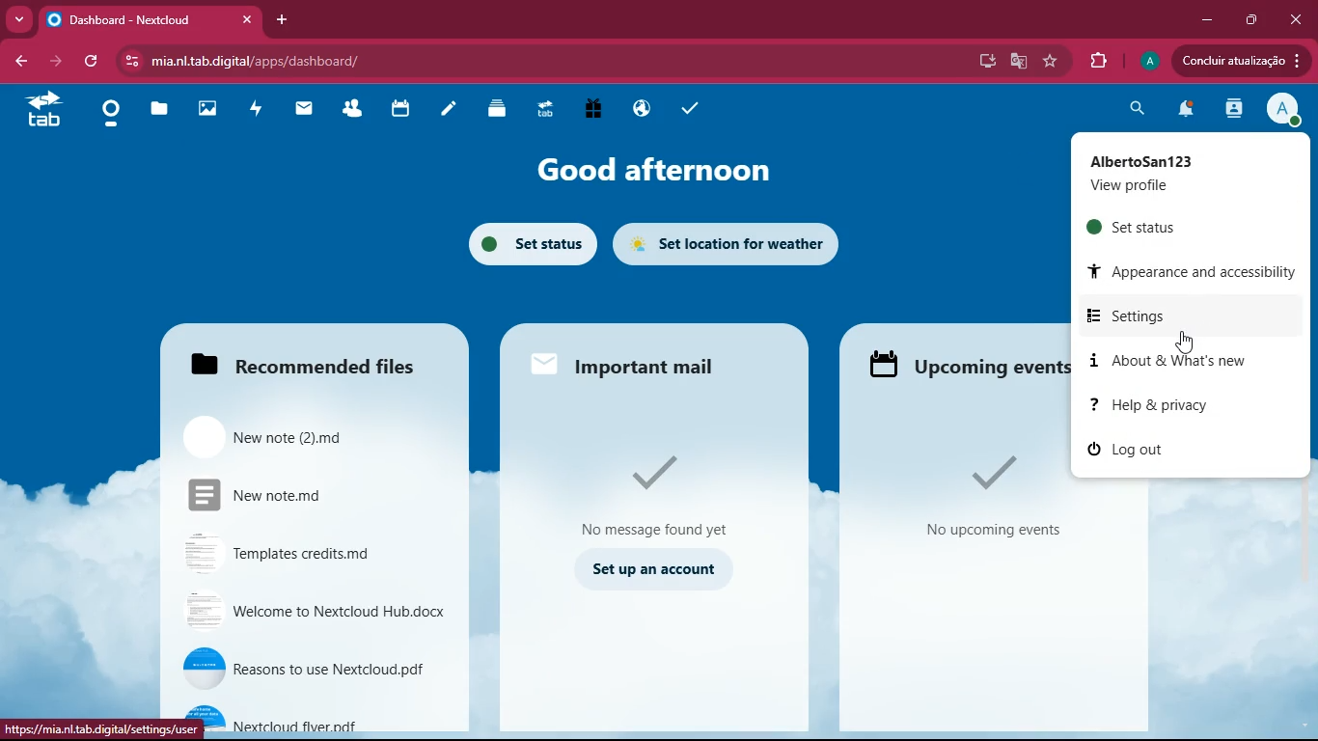  I want to click on gift, so click(588, 111).